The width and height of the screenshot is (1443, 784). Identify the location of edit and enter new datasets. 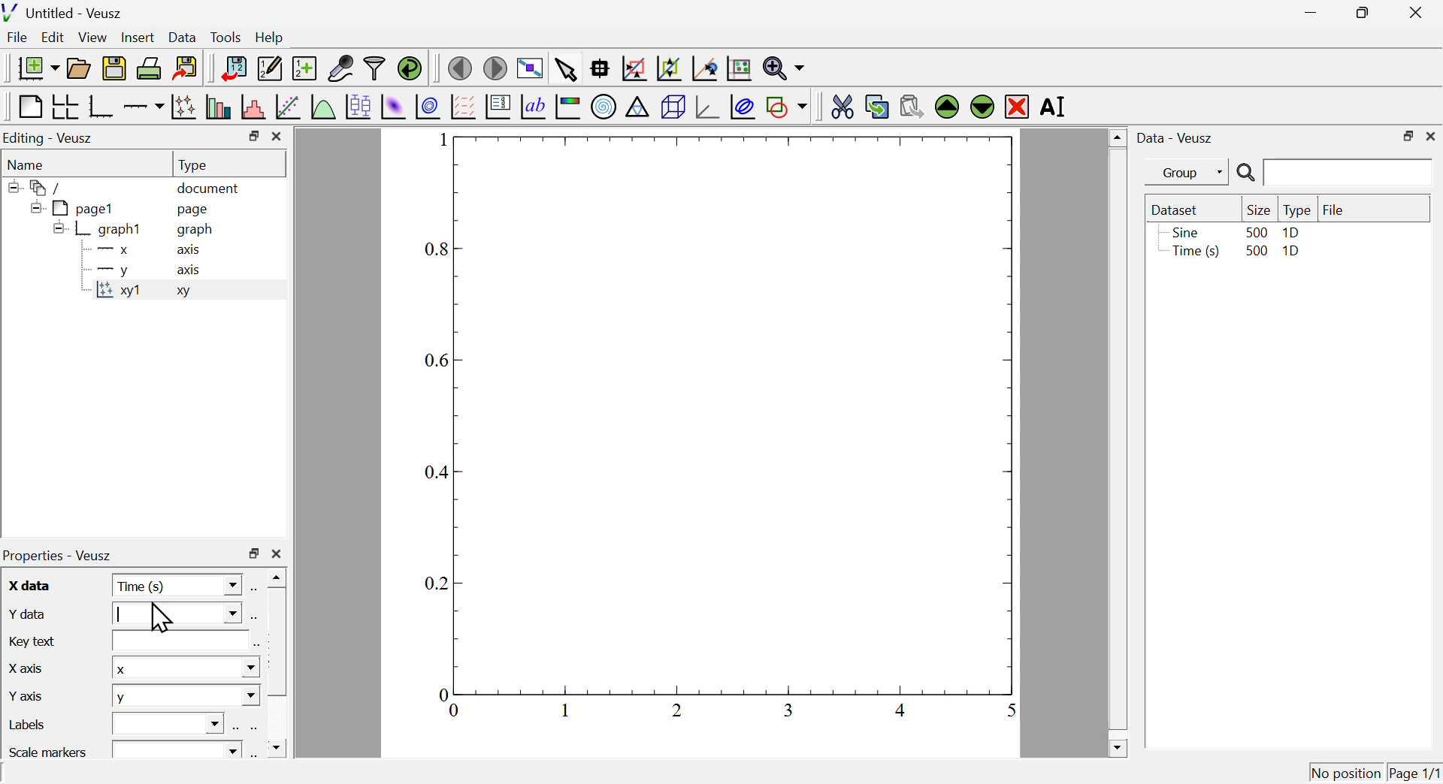
(268, 68).